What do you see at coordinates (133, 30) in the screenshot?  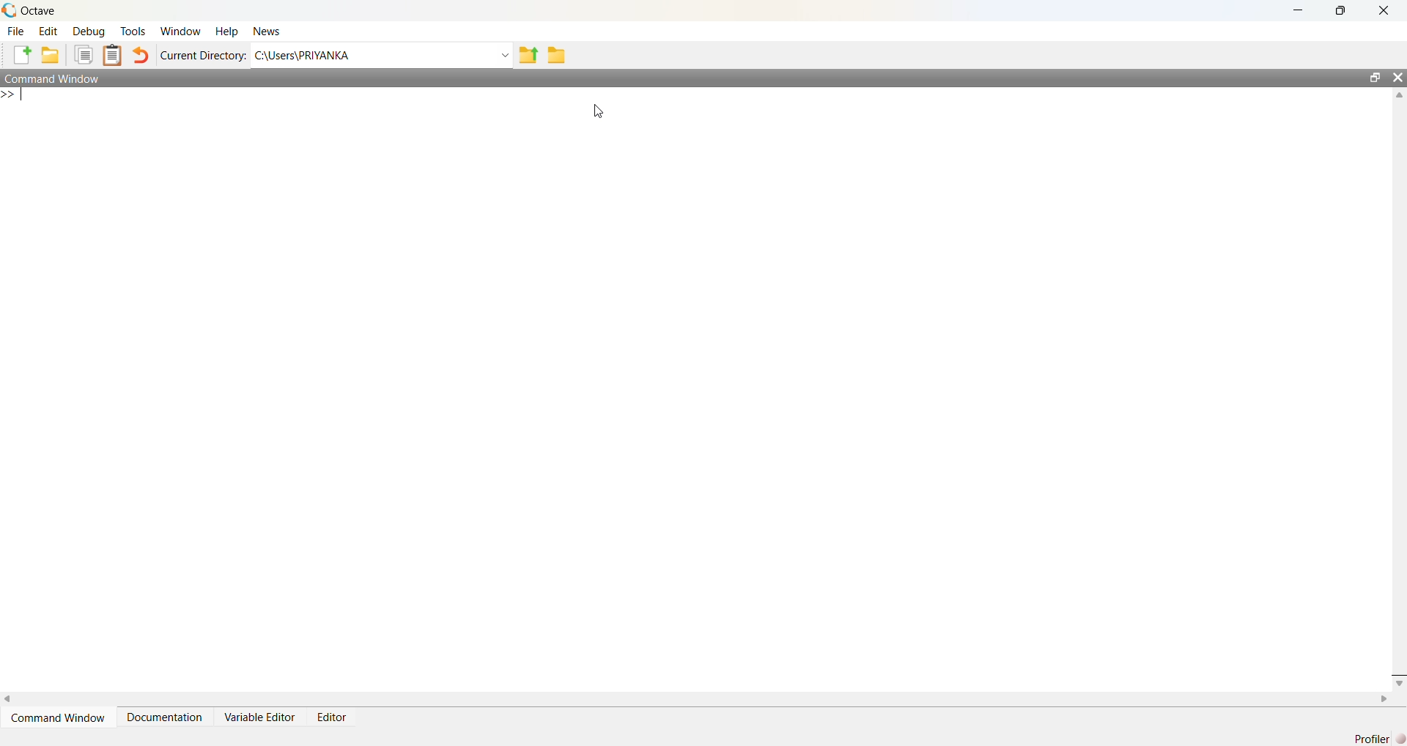 I see `Tools` at bounding box center [133, 30].